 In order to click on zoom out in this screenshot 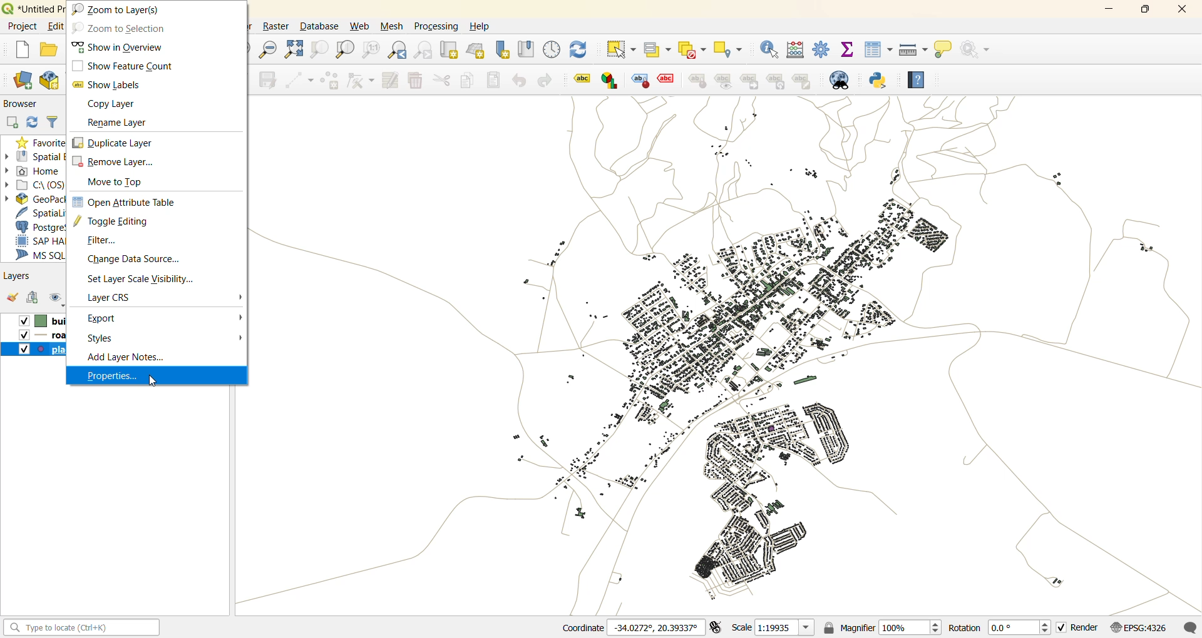, I will do `click(267, 48)`.